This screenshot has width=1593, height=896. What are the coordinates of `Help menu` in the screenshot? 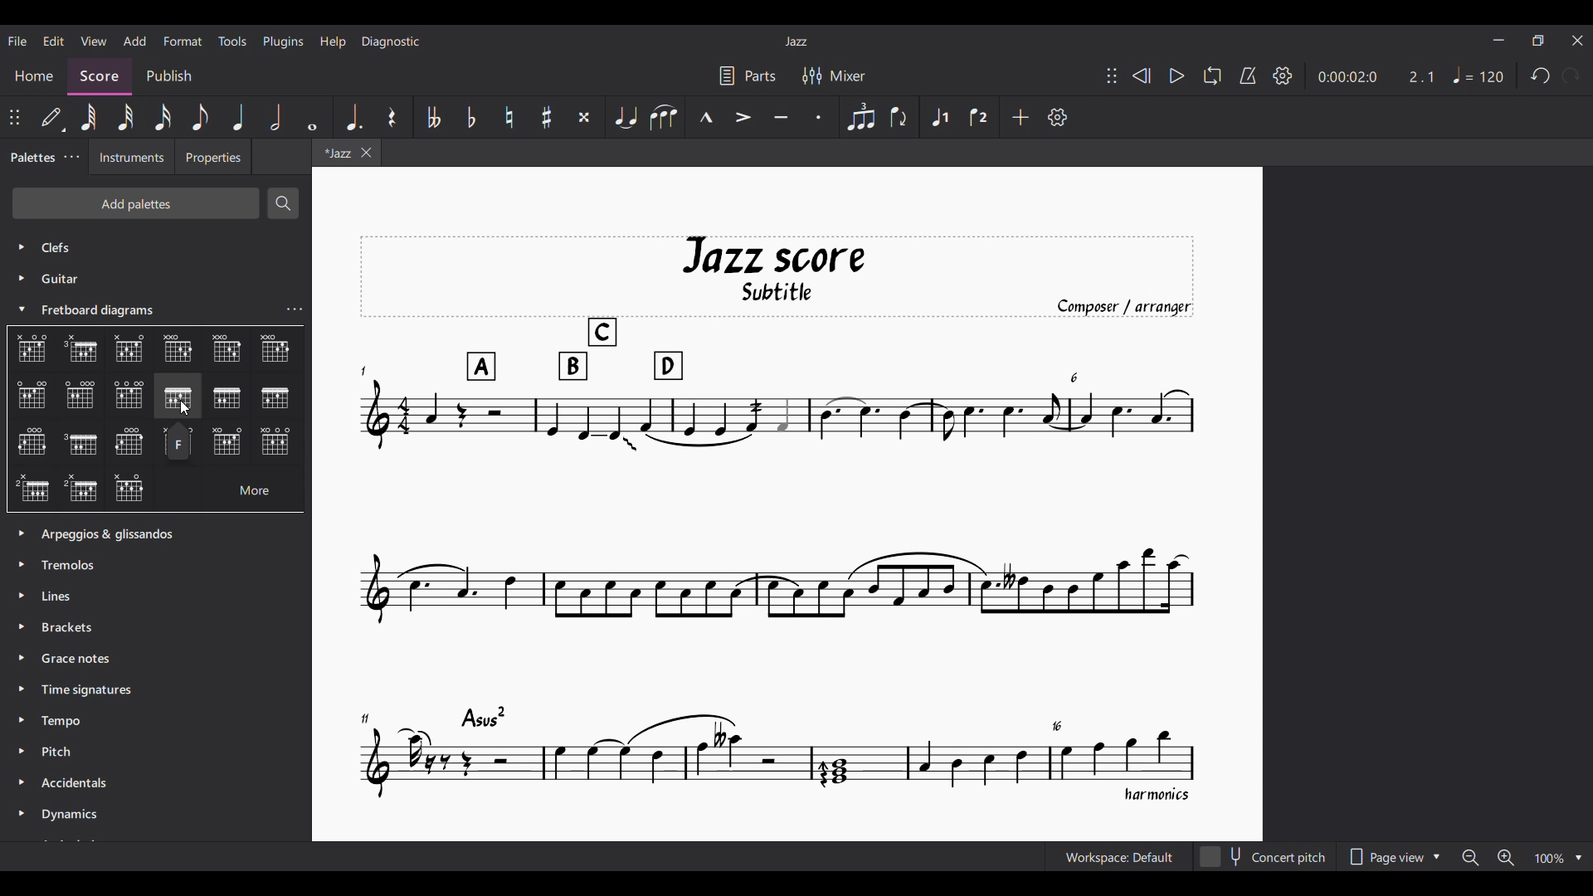 It's located at (334, 42).